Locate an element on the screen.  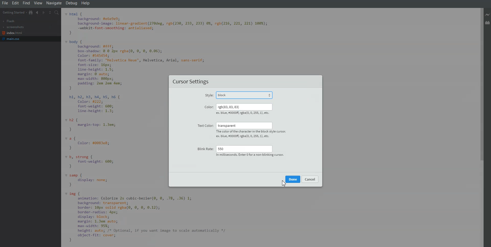
find in files is located at coordinates (57, 13).